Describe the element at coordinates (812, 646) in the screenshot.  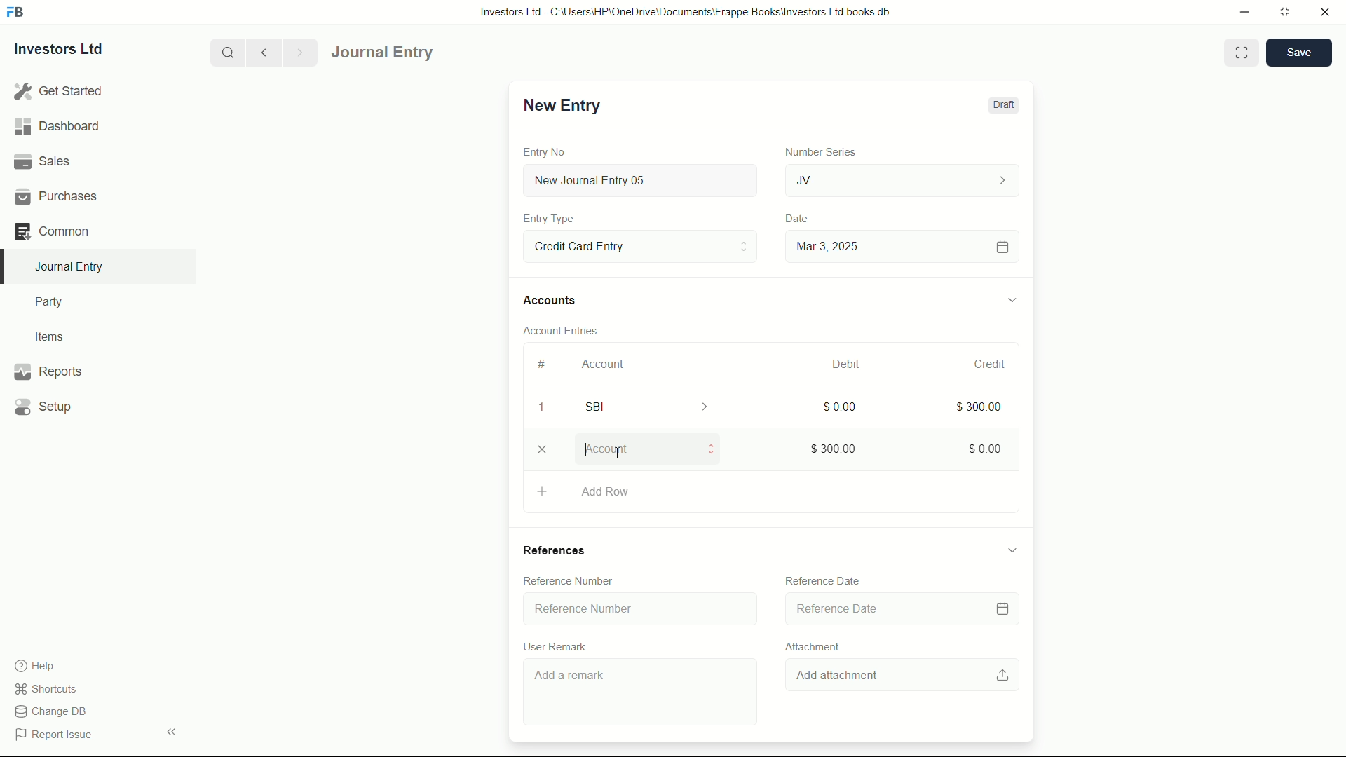
I see `Attachment` at that location.